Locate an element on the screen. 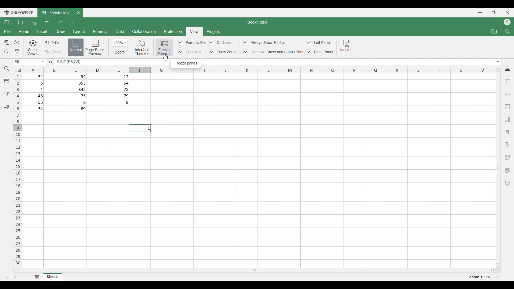 The height and width of the screenshot is (289, 514). Page zoom in is located at coordinates (497, 277).